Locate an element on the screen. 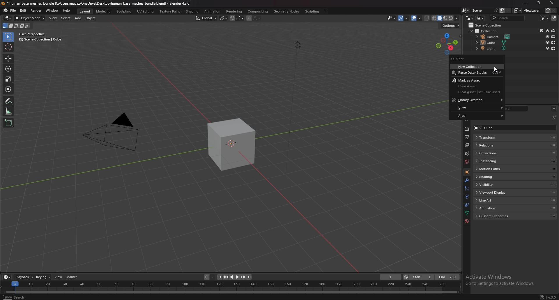  clear asset (set fake user) is located at coordinates (478, 91).